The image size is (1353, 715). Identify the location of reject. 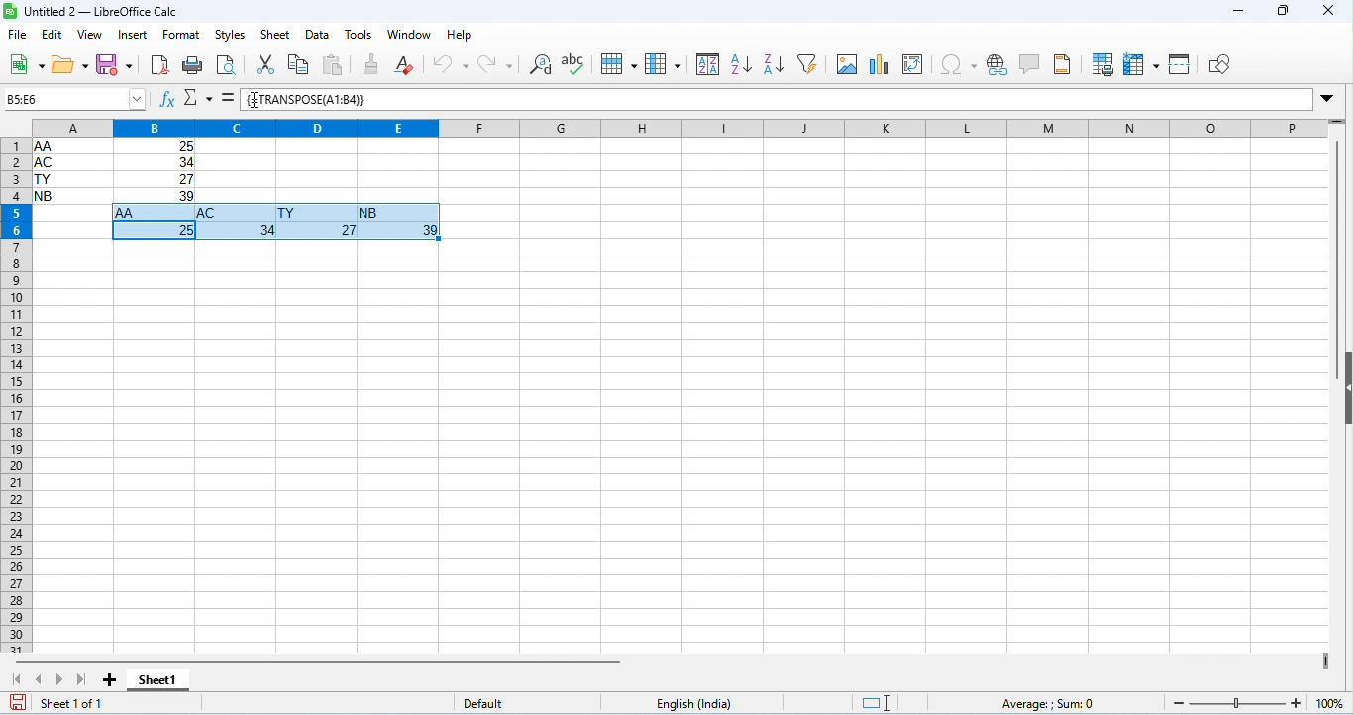
(198, 99).